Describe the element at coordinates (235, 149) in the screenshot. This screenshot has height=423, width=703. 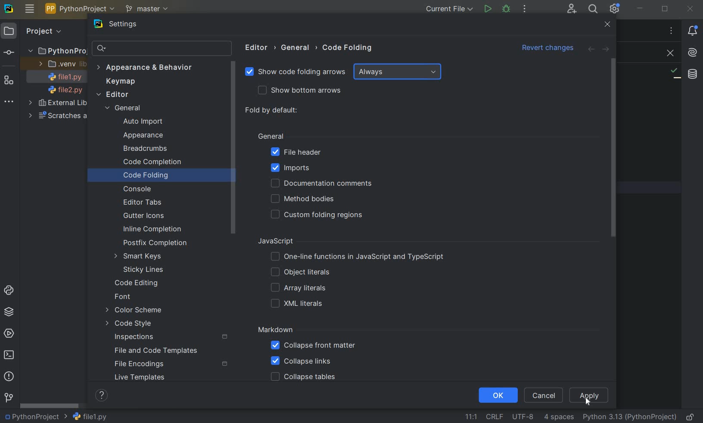
I see `SROLLBAR` at that location.